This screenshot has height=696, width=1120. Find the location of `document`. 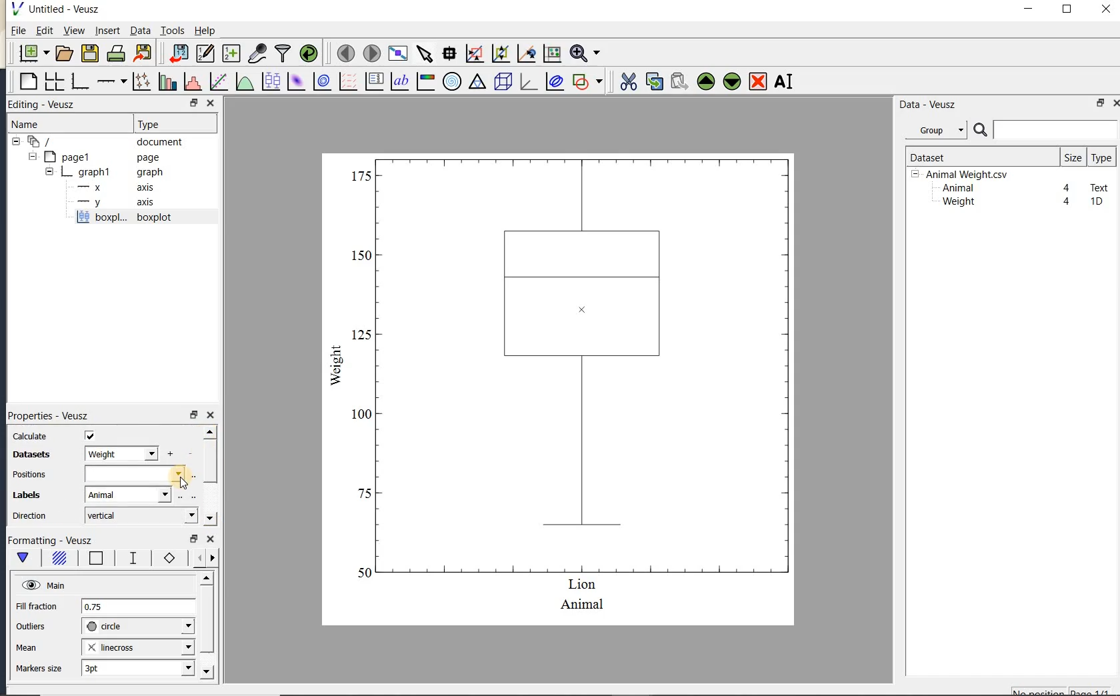

document is located at coordinates (101, 142).